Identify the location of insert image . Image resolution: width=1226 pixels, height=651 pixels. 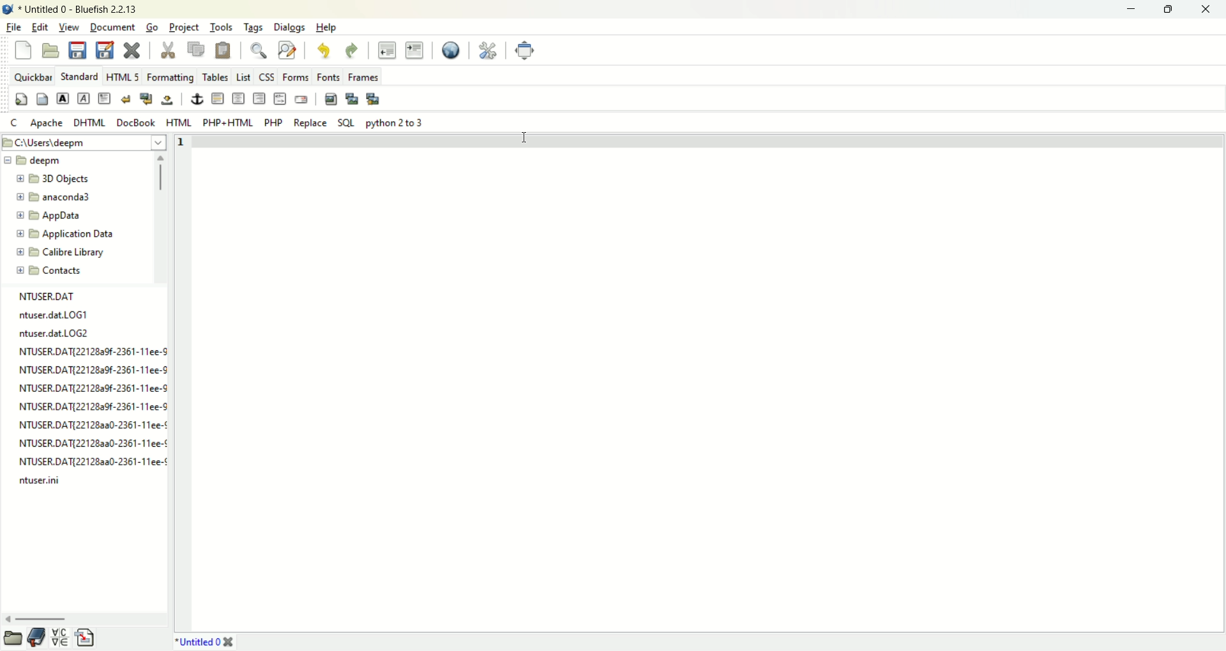
(331, 100).